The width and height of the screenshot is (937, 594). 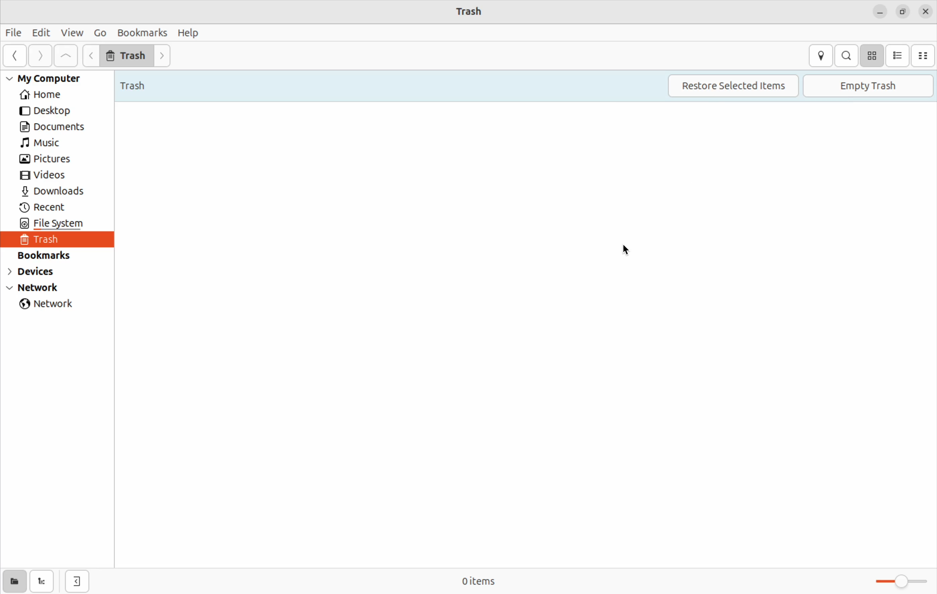 What do you see at coordinates (54, 95) in the screenshot?
I see `home` at bounding box center [54, 95].